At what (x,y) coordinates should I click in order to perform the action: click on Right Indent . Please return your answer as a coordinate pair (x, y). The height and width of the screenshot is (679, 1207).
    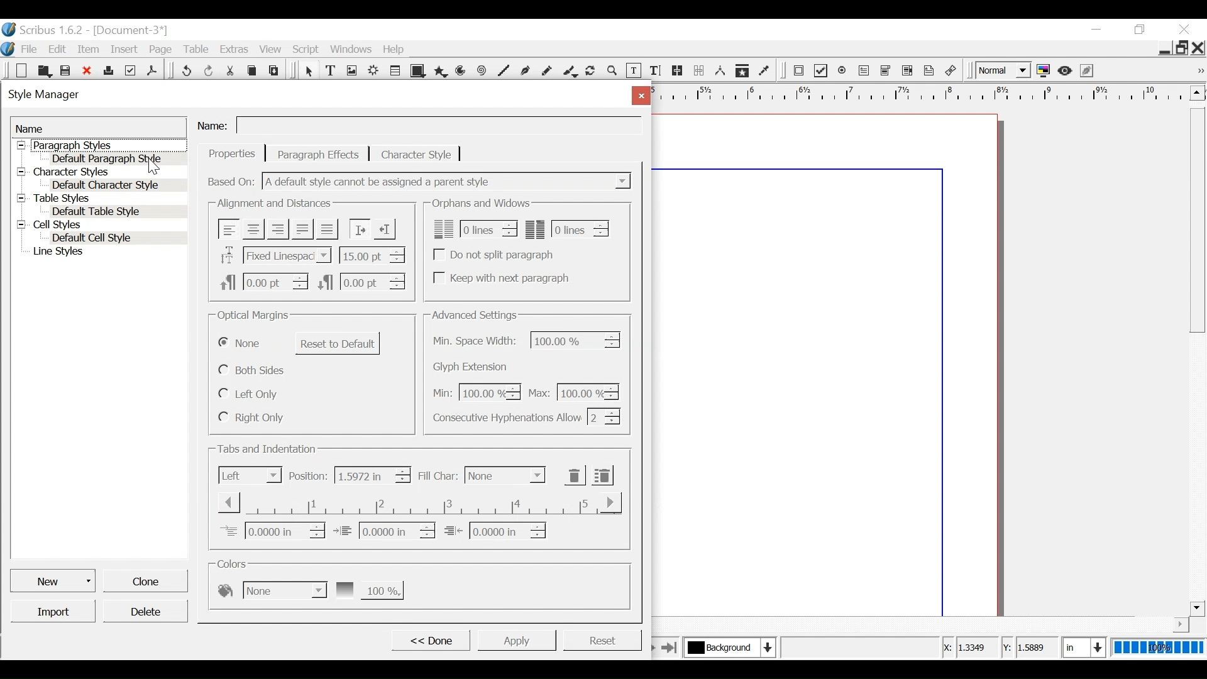
    Looking at the image, I should click on (495, 530).